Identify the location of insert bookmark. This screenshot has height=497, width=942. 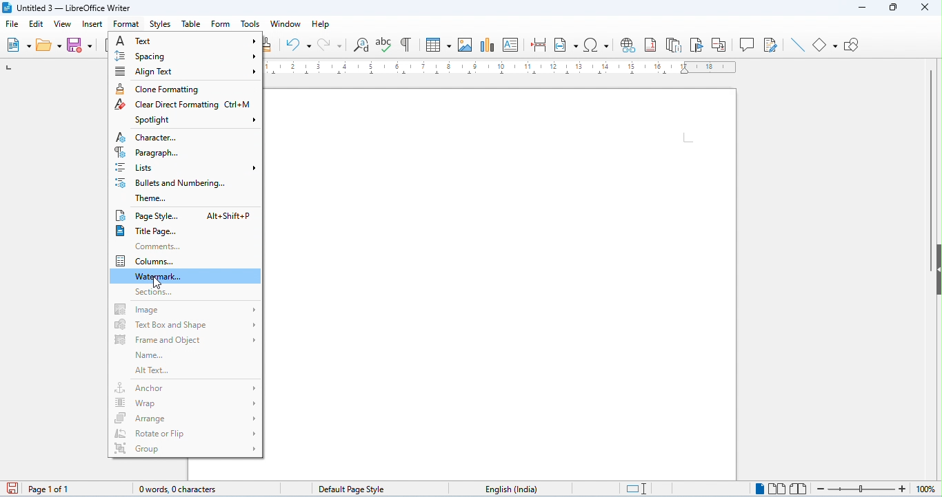
(698, 45).